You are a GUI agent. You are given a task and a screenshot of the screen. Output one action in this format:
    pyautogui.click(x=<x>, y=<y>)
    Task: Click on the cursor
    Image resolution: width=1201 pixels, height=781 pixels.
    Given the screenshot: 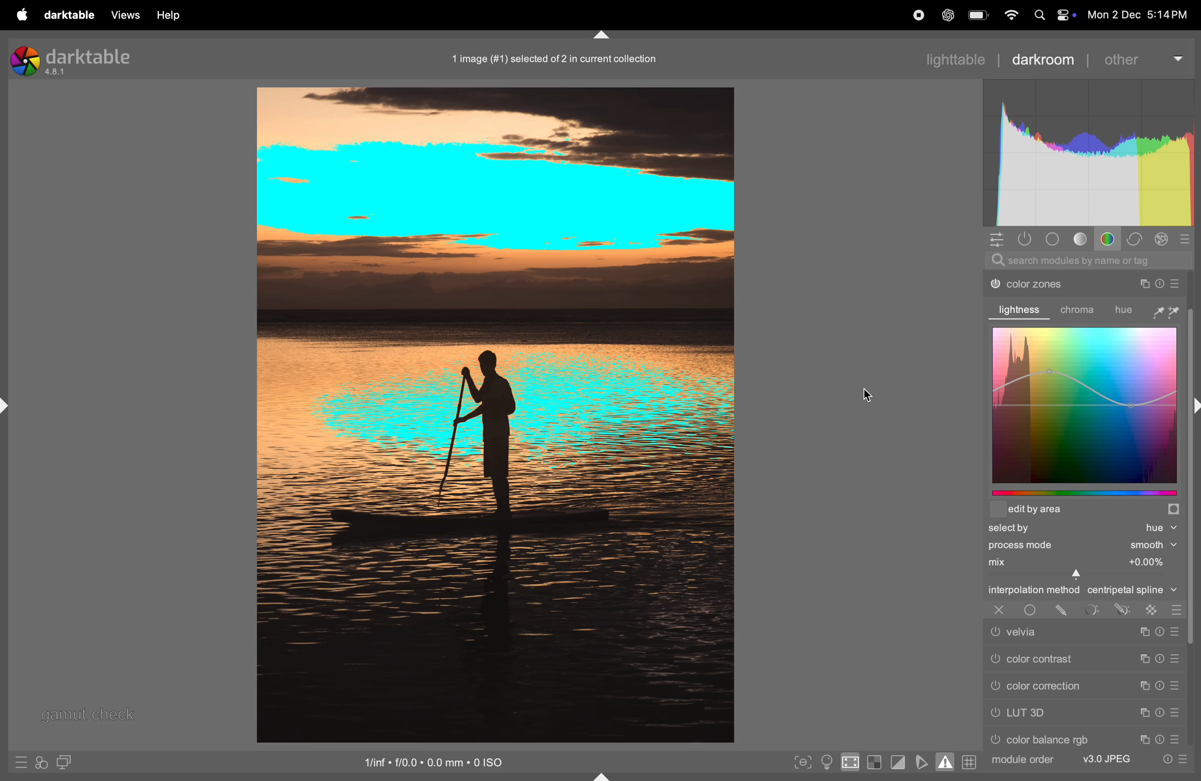 What is the action you would take?
    pyautogui.click(x=865, y=394)
    